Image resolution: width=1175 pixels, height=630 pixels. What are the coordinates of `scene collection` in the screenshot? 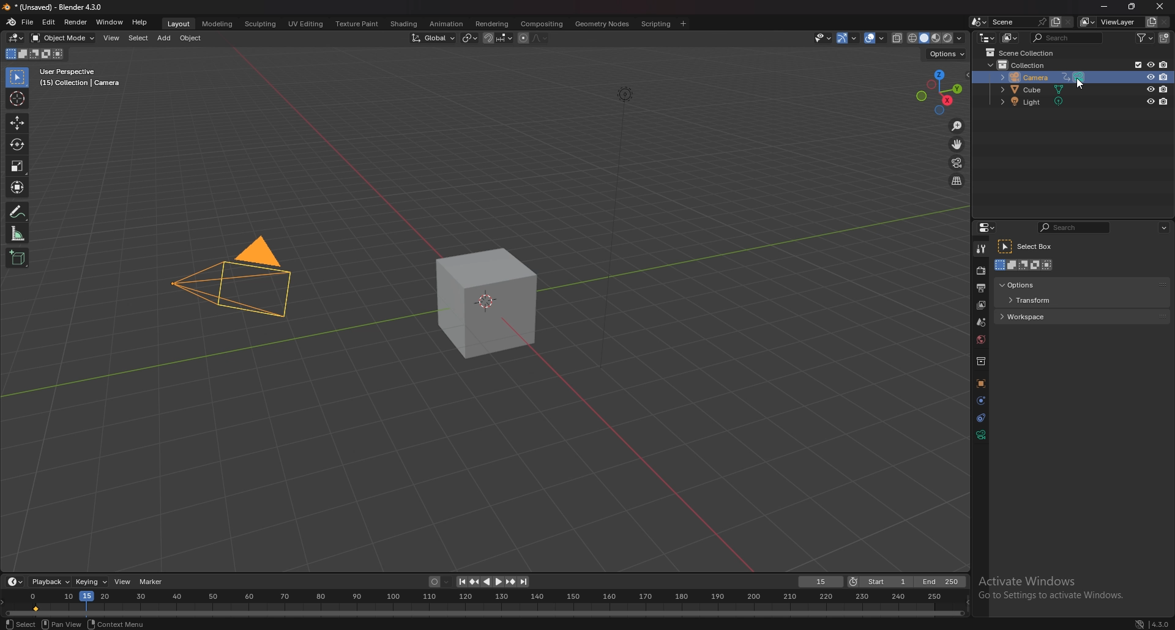 It's located at (1022, 52).